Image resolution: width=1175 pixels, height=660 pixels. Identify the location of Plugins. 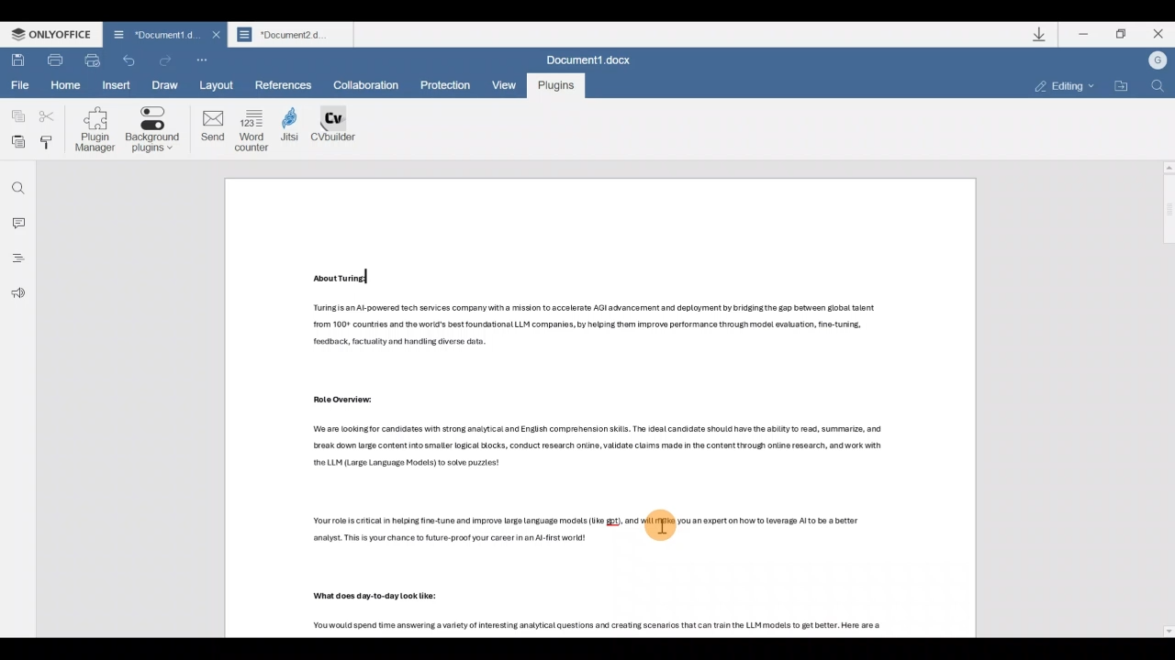
(556, 85).